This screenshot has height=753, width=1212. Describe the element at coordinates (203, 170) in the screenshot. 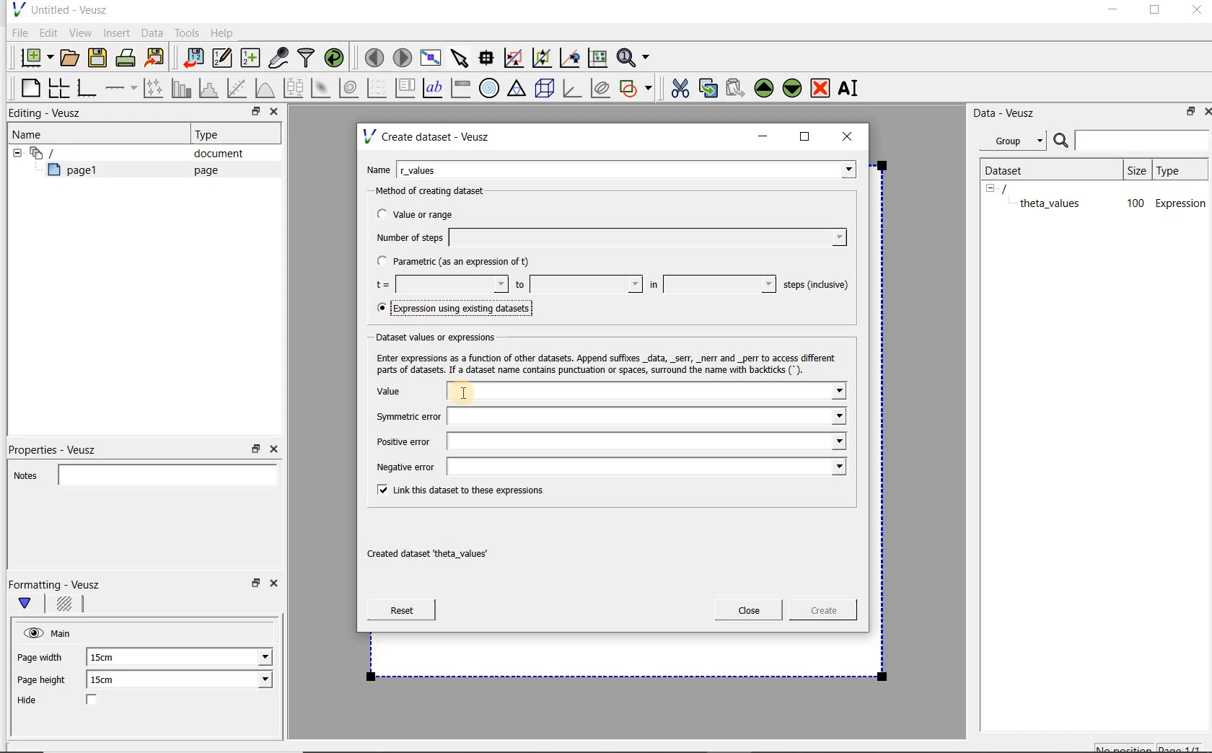

I see `page` at that location.